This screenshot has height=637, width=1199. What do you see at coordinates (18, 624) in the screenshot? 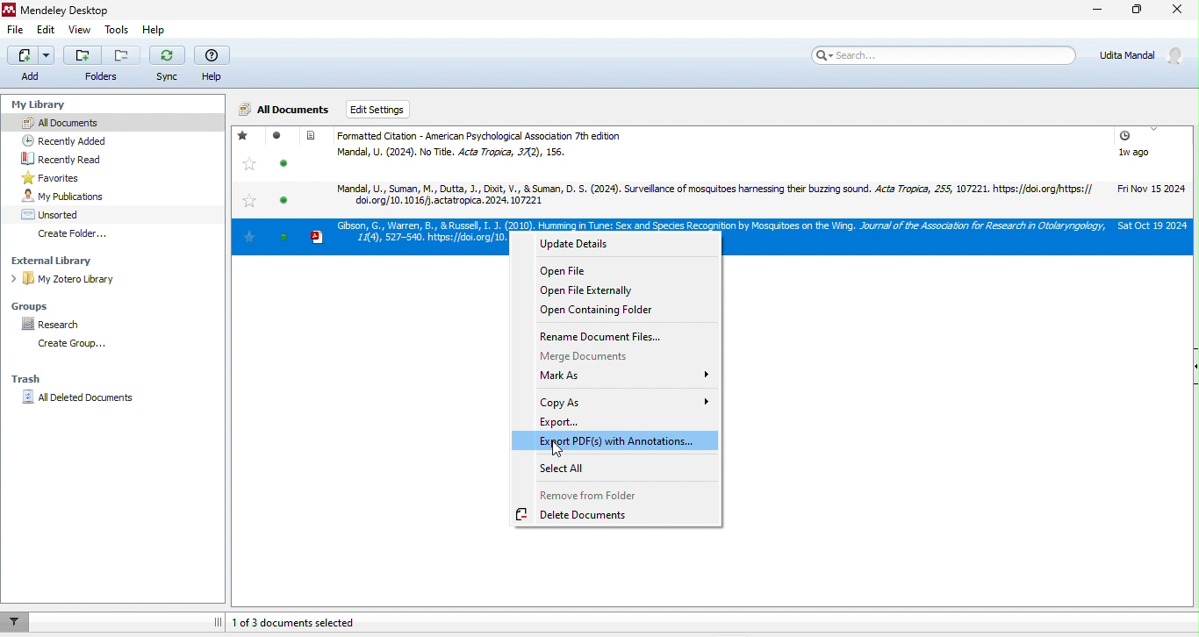
I see `filter` at bounding box center [18, 624].